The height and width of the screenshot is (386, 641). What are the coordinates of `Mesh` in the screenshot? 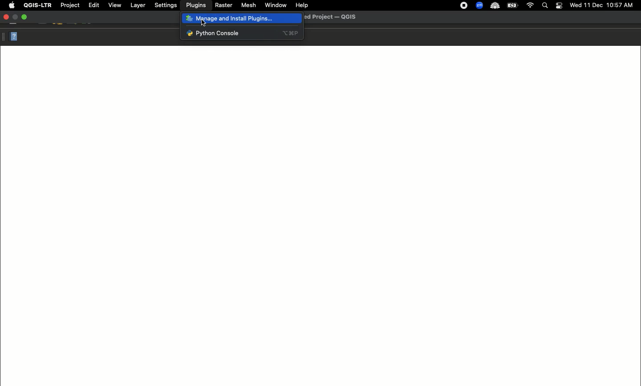 It's located at (249, 6).